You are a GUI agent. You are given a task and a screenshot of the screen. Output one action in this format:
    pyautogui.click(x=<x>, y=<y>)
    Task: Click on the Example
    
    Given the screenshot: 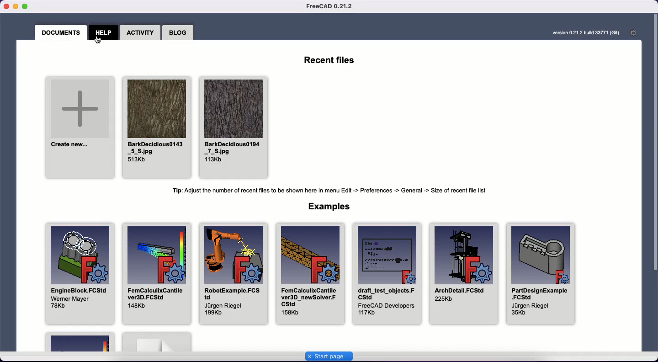 What is the action you would take?
    pyautogui.click(x=81, y=341)
    